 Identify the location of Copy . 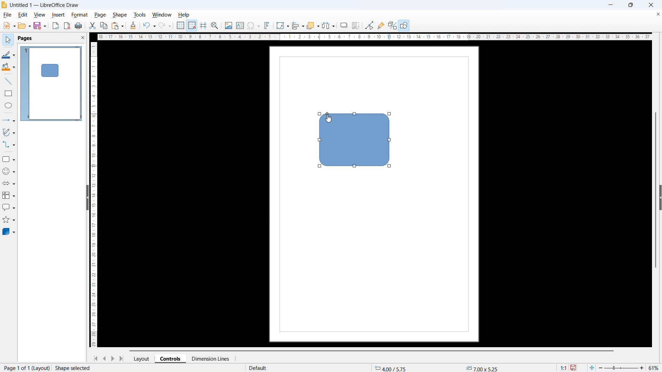
(103, 25).